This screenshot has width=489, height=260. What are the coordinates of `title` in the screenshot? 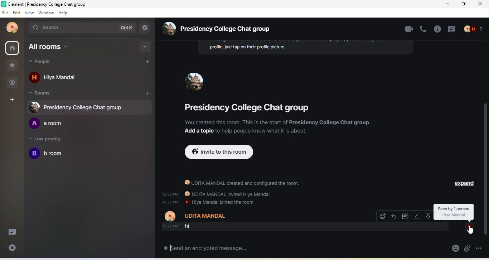 It's located at (54, 4).